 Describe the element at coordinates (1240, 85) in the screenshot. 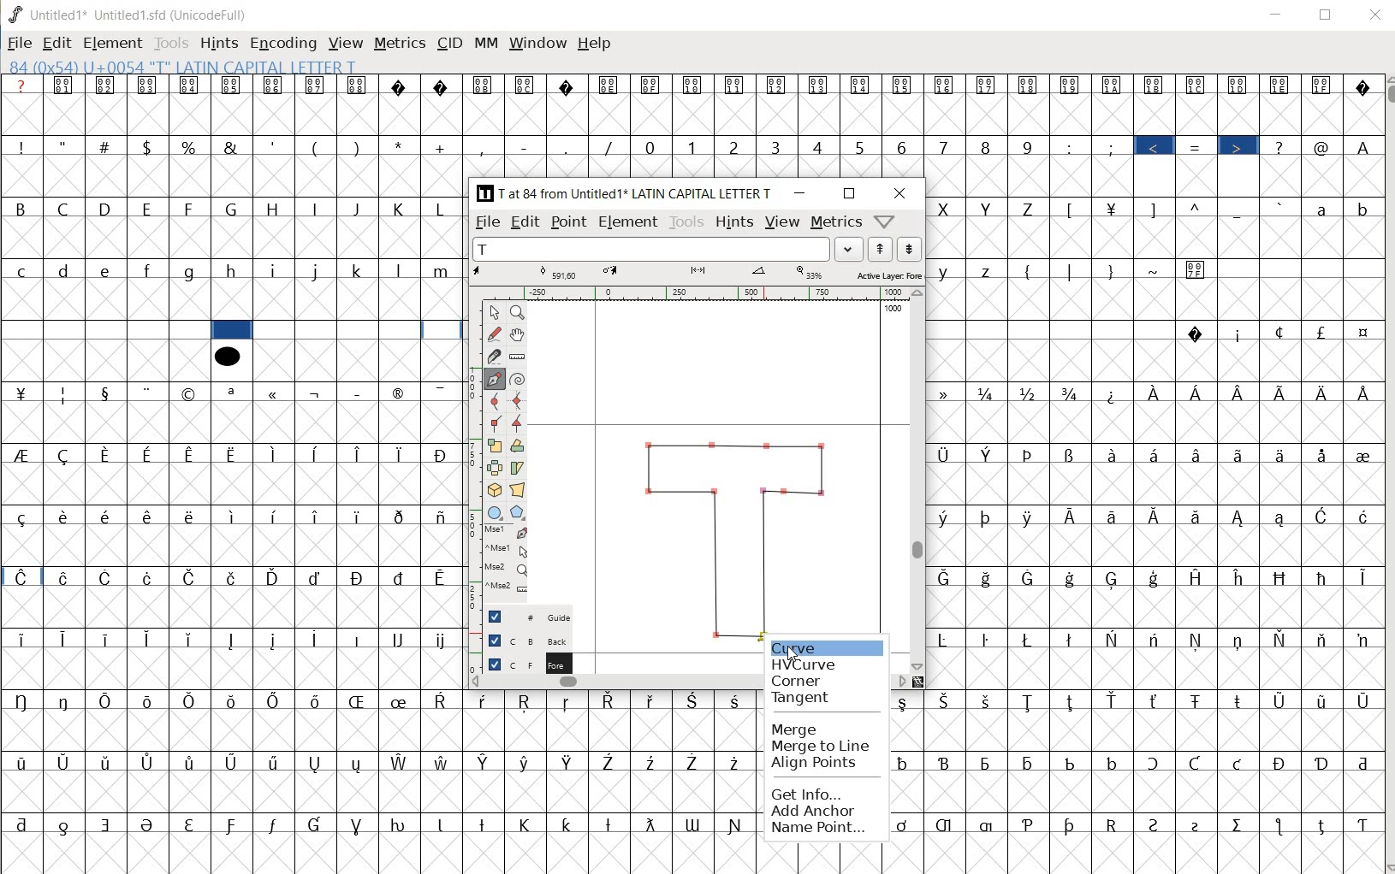

I see `Symbol` at that location.